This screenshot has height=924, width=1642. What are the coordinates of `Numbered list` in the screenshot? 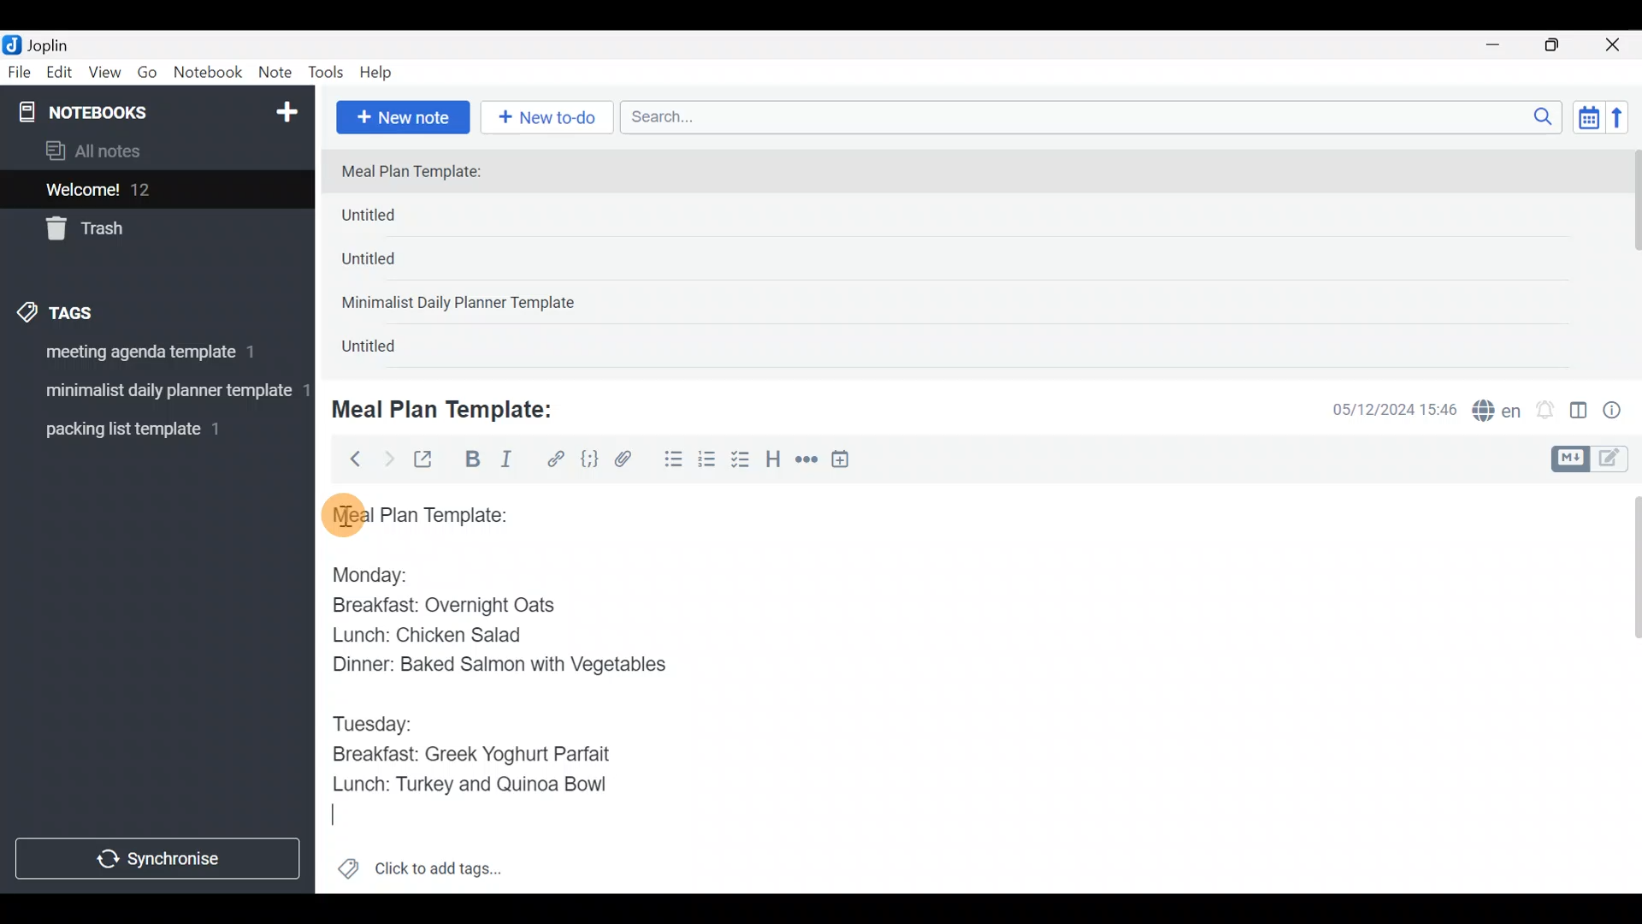 It's located at (707, 463).